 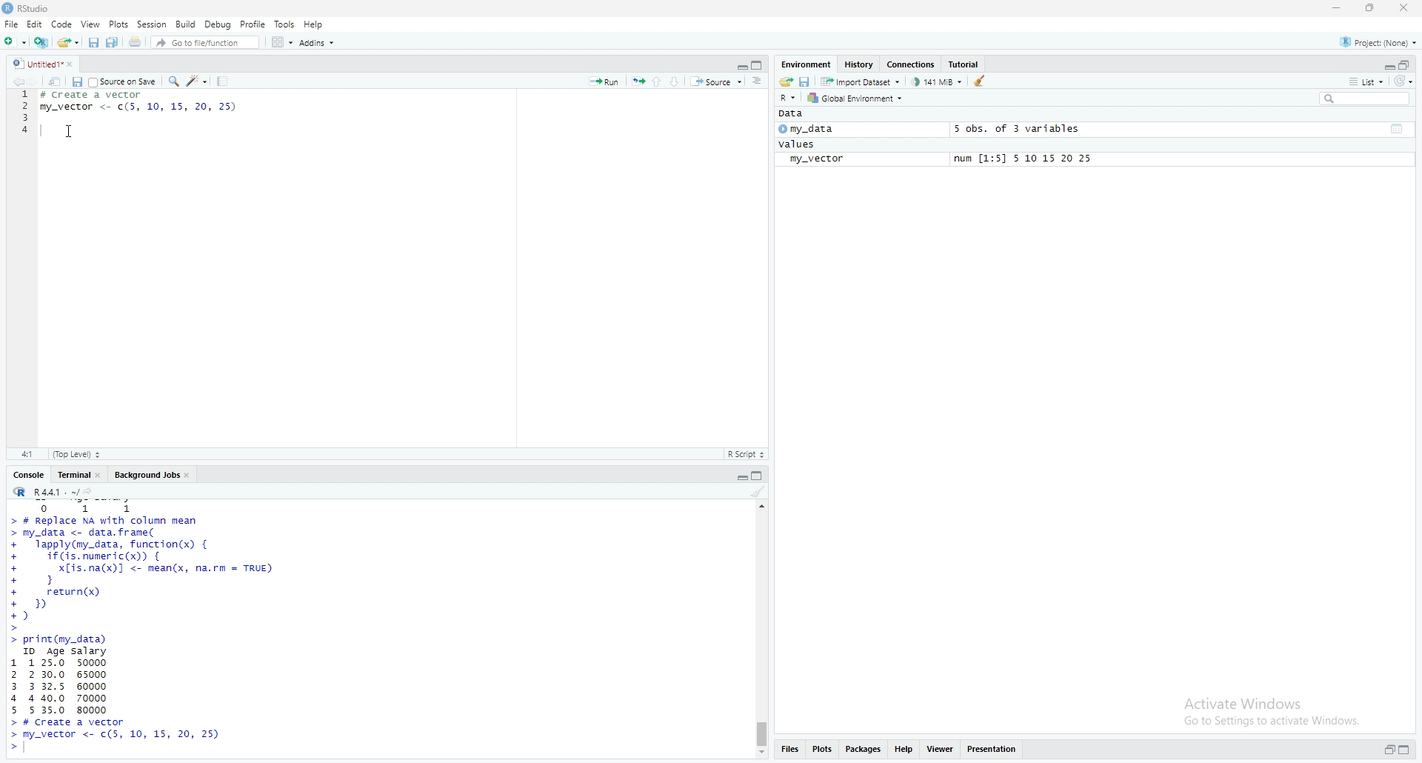 I want to click on R.4.4.1, so click(x=42, y=491).